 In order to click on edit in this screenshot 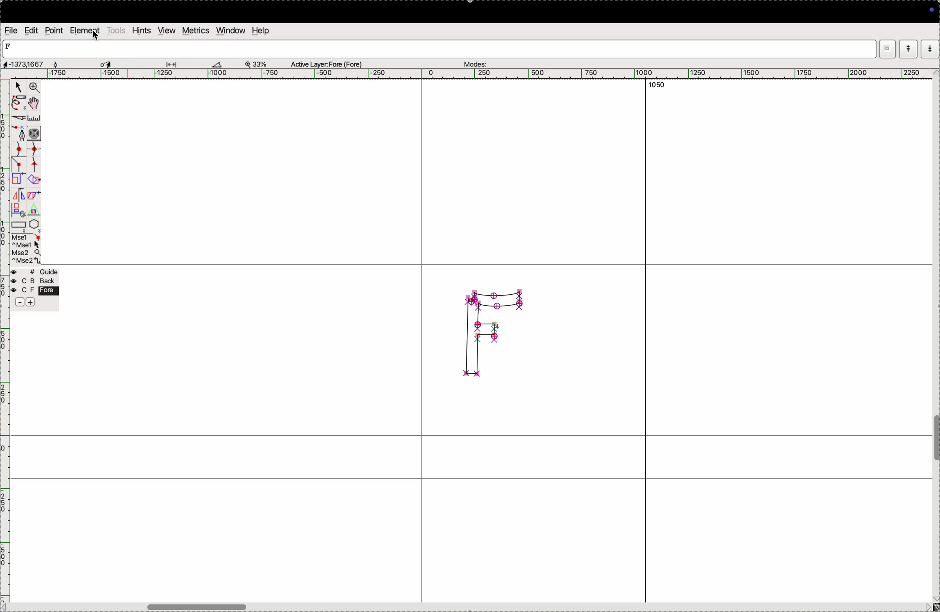, I will do `click(32, 30)`.